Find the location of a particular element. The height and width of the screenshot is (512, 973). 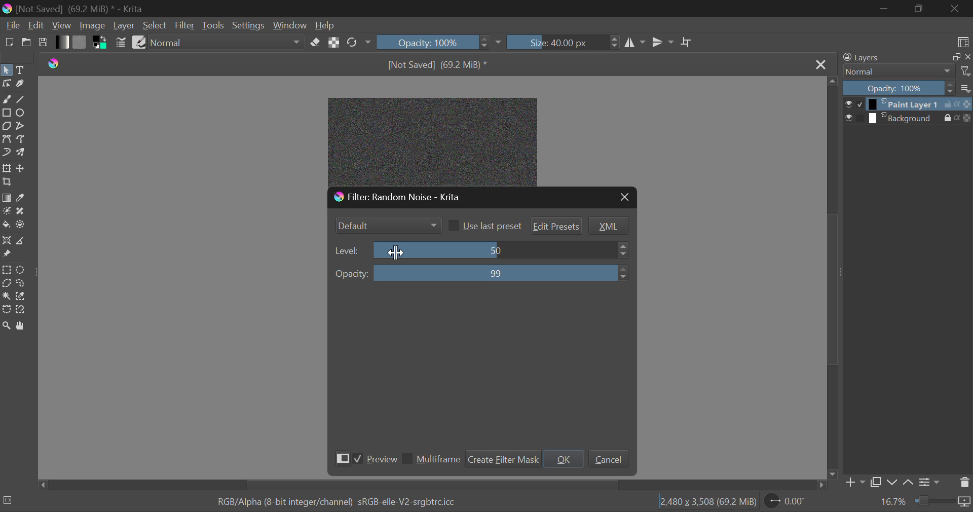

Window is located at coordinates (289, 24).